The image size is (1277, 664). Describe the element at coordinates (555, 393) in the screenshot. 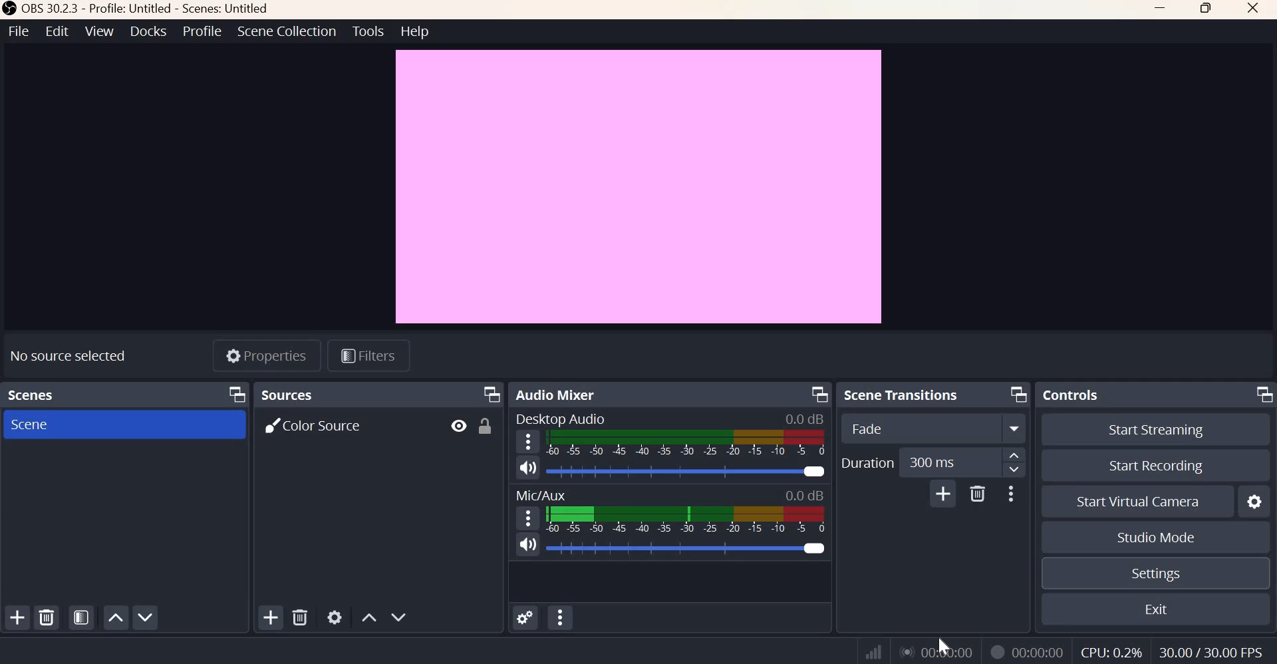

I see `Audio Mixer` at that location.